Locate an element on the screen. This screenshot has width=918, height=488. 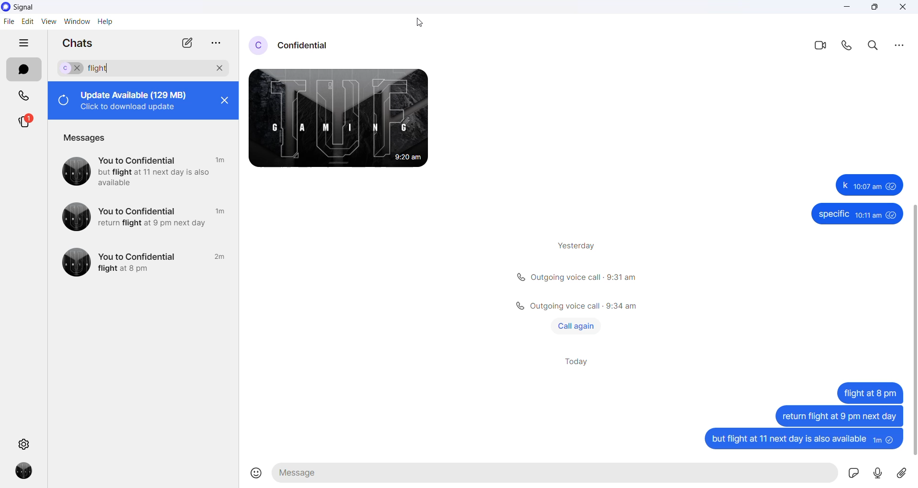
calls info is located at coordinates (578, 278).